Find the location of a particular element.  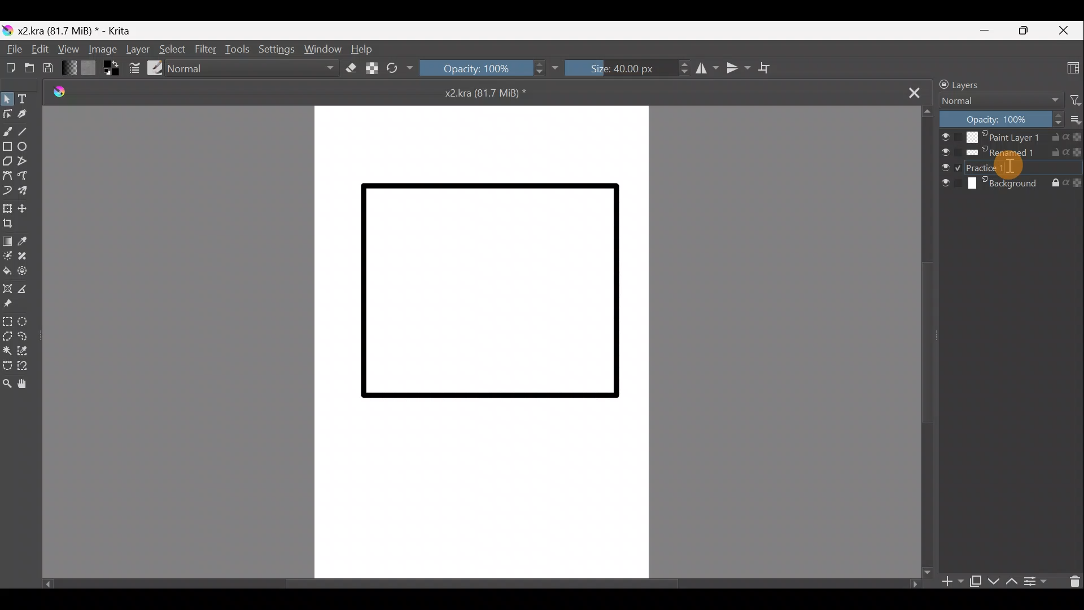

Canvas is located at coordinates (484, 343).